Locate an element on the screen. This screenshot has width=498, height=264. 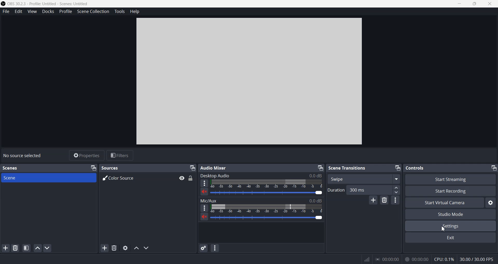
Text is located at coordinates (347, 168).